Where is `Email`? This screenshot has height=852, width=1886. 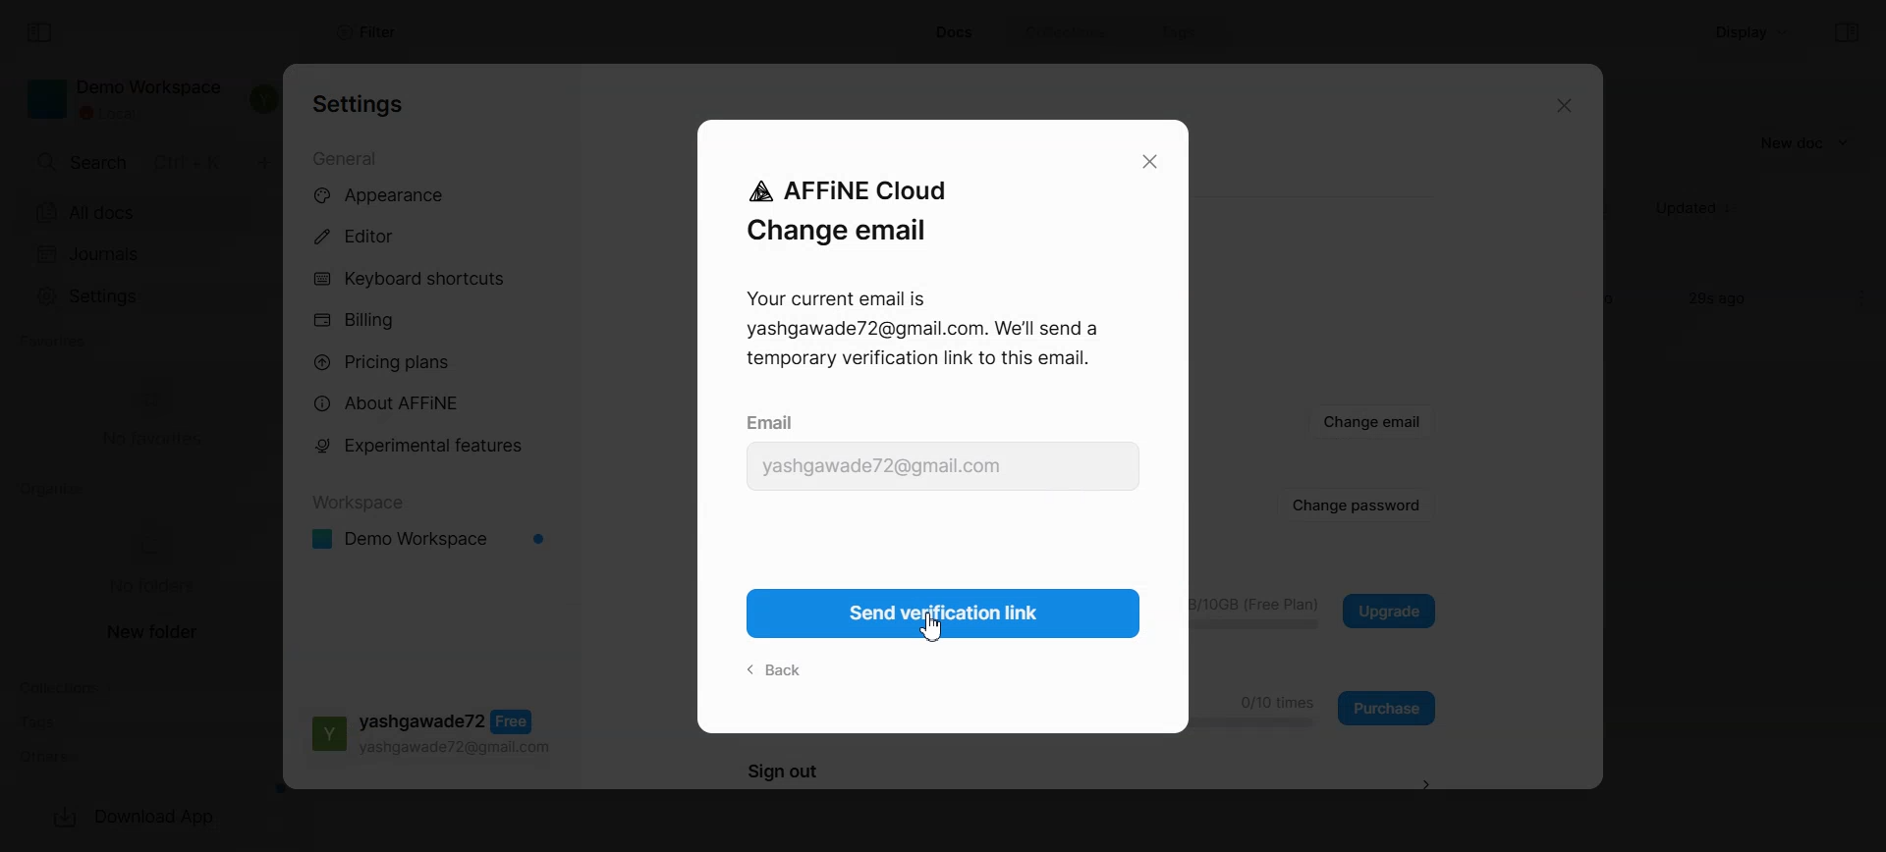
Email is located at coordinates (942, 467).